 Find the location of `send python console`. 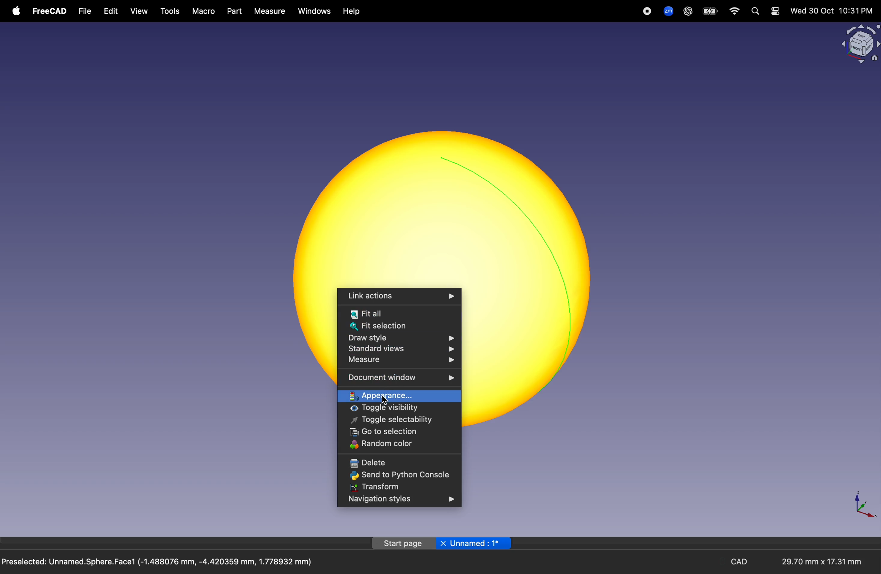

send python console is located at coordinates (398, 475).